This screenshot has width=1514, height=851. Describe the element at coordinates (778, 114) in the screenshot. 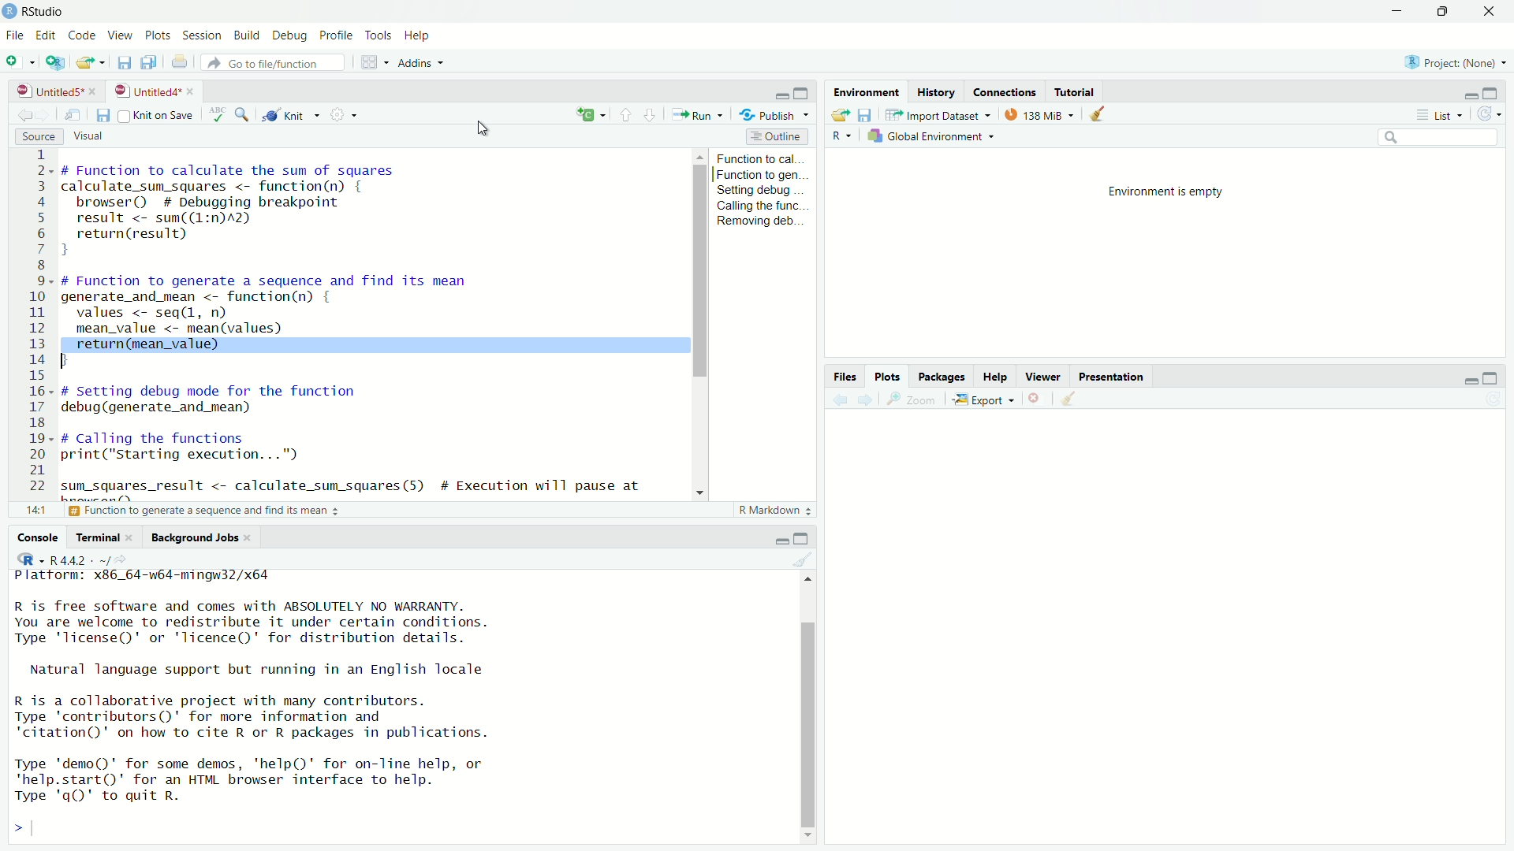

I see `publish` at that location.